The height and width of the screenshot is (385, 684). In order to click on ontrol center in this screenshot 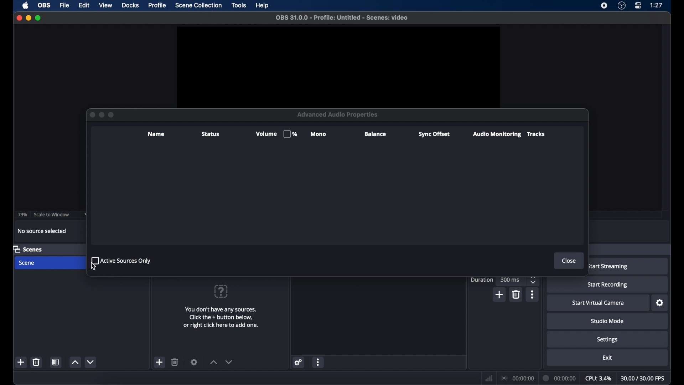, I will do `click(639, 6)`.